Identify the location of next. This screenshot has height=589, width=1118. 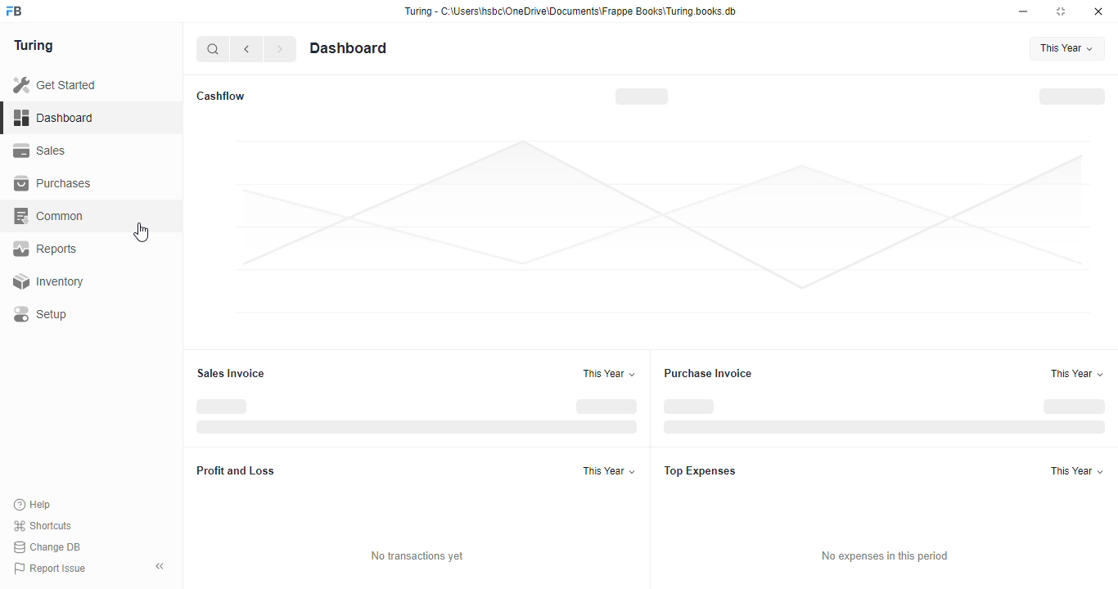
(282, 49).